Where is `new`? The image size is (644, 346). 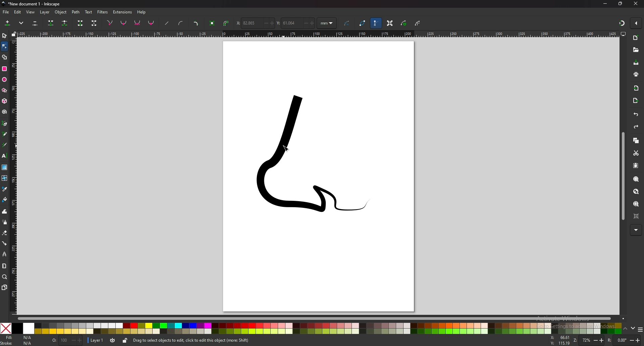 new is located at coordinates (636, 38).